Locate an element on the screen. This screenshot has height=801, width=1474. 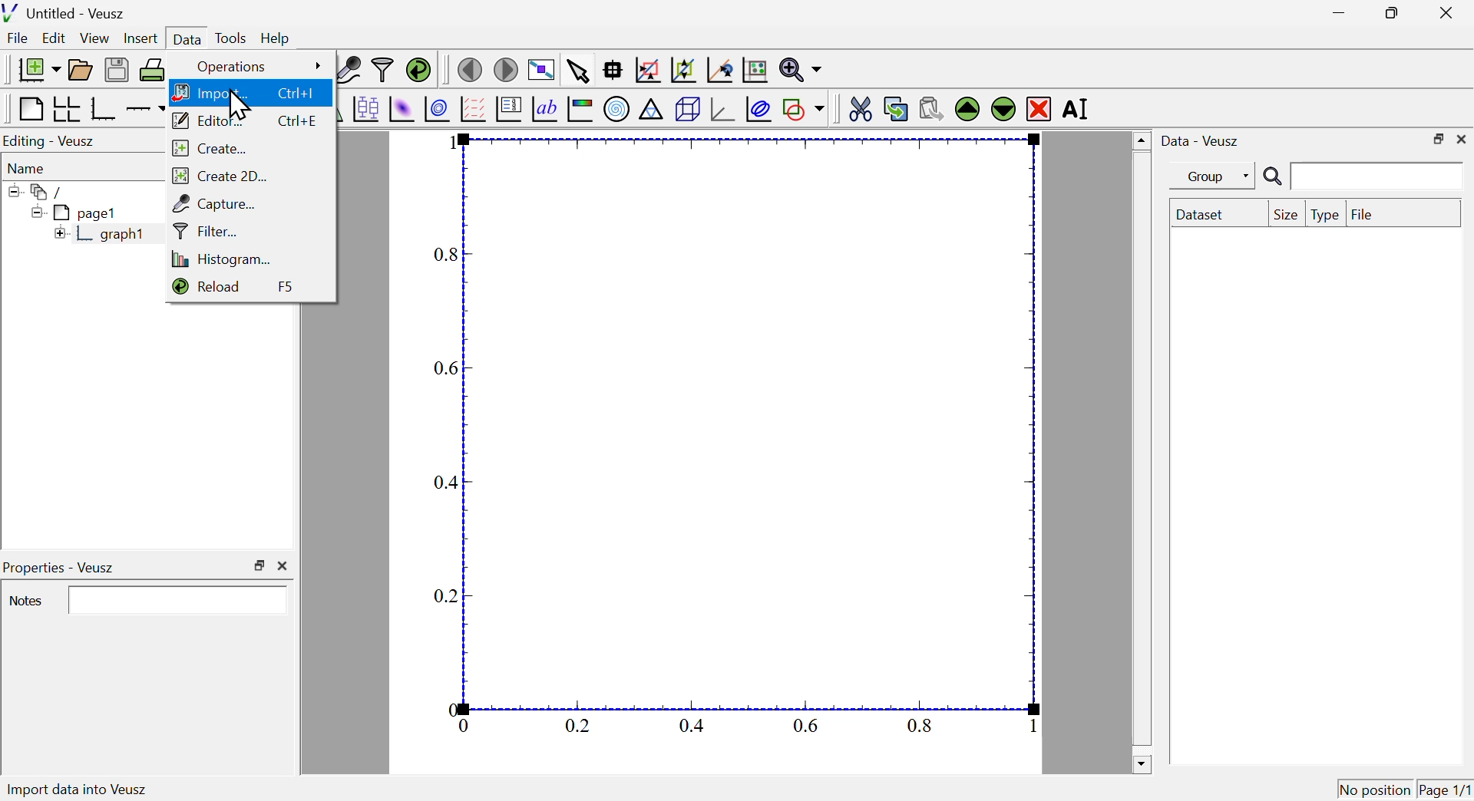
view plot full screen is located at coordinates (541, 68).